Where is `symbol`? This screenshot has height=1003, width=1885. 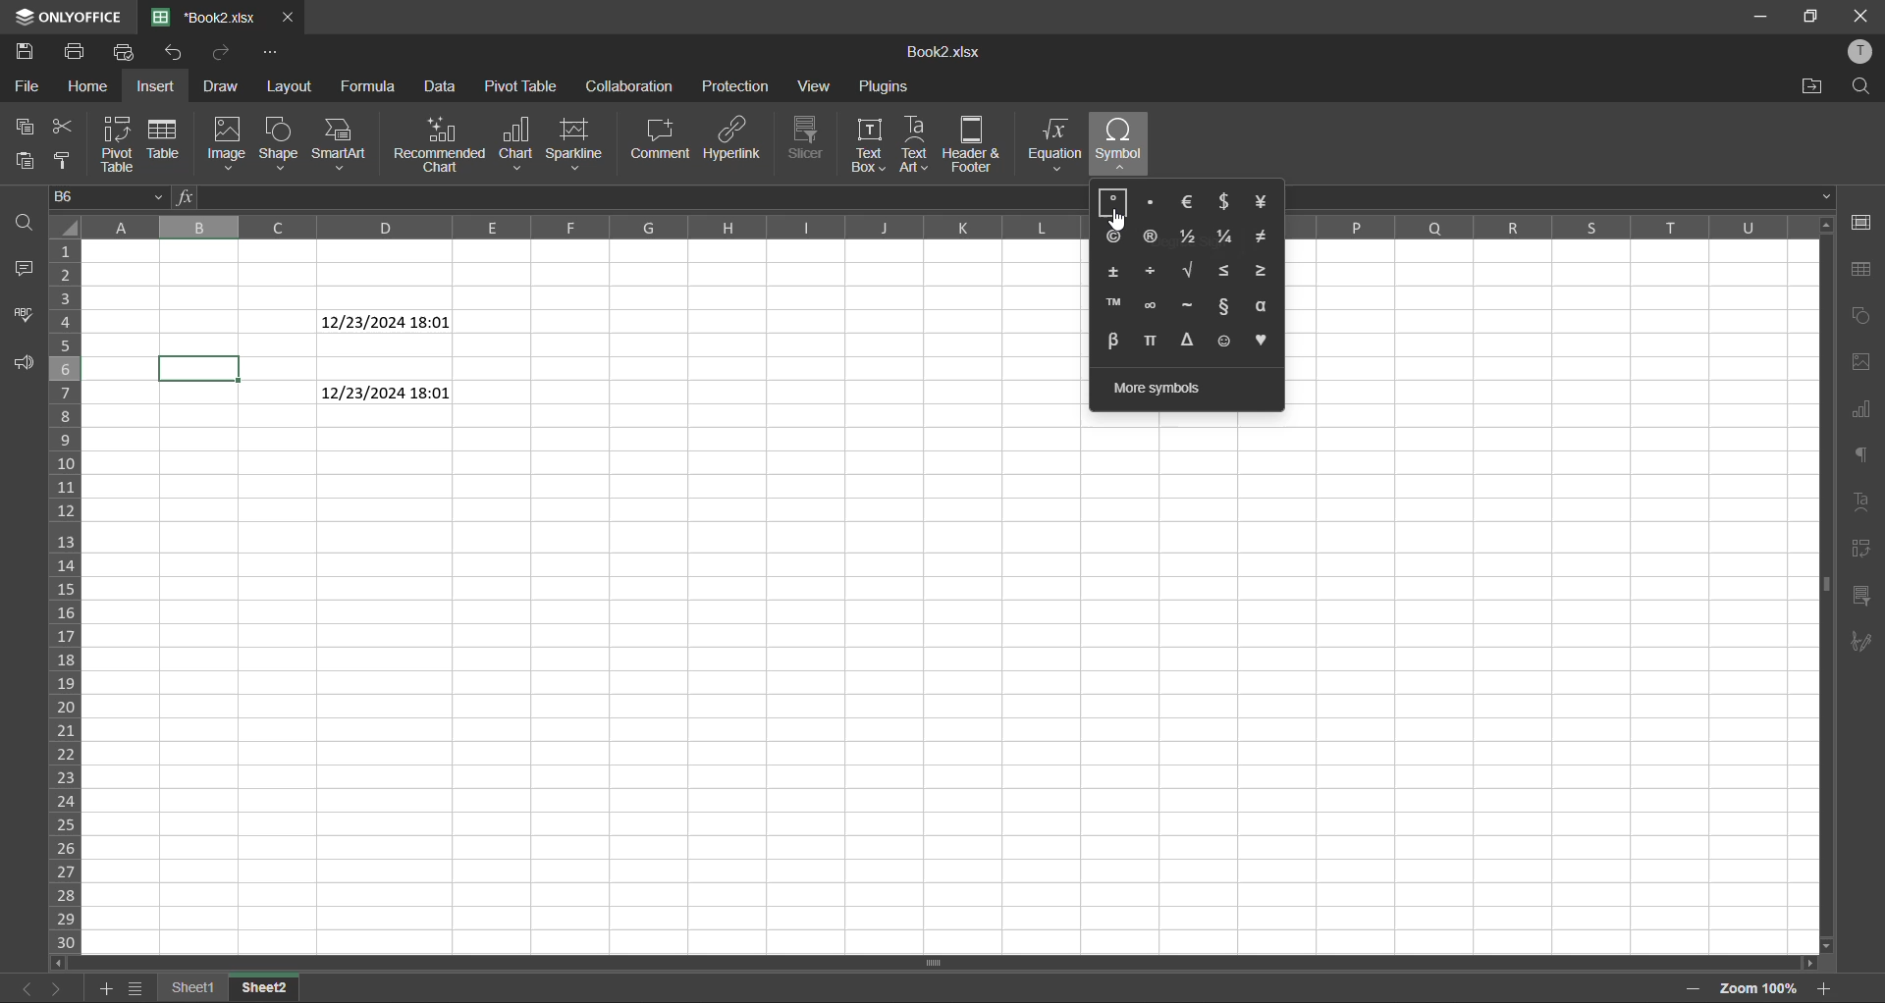 symbol is located at coordinates (1119, 144).